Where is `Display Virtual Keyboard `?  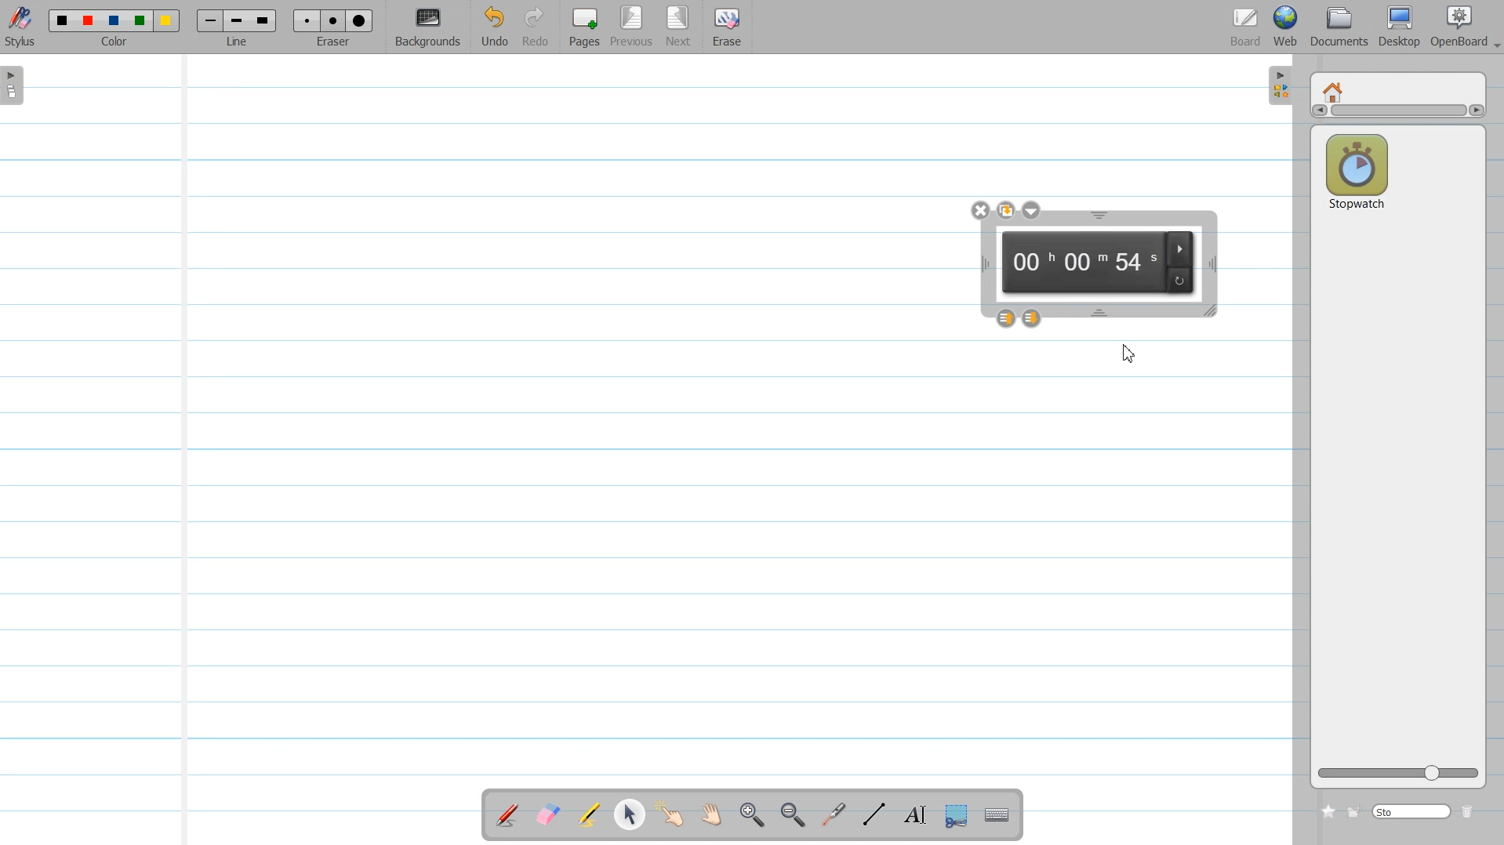
Display Virtual Keyboard  is located at coordinates (999, 815).